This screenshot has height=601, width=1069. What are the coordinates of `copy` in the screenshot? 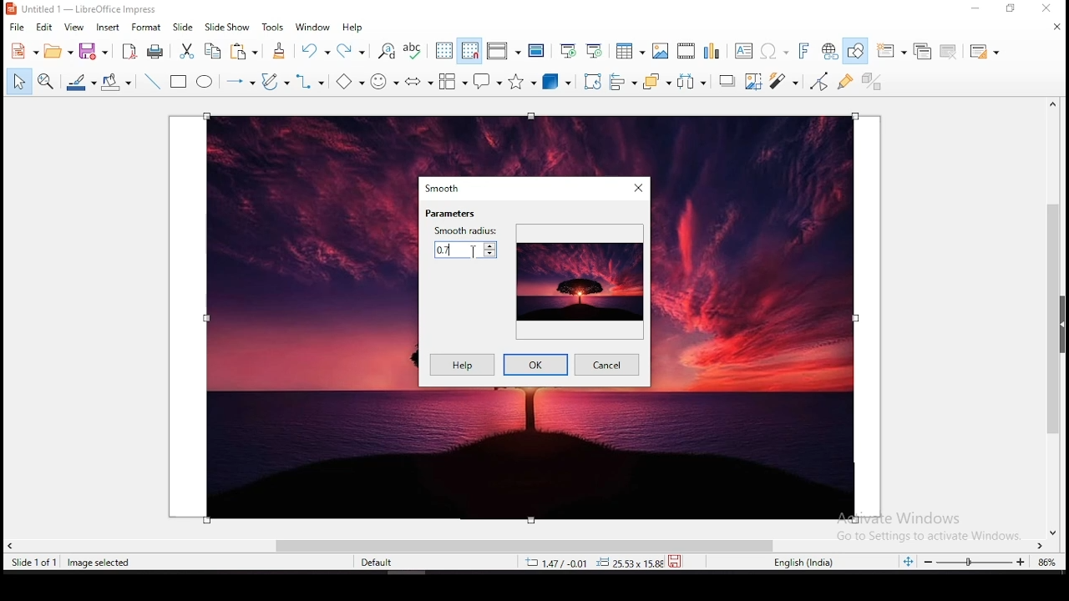 It's located at (241, 51).